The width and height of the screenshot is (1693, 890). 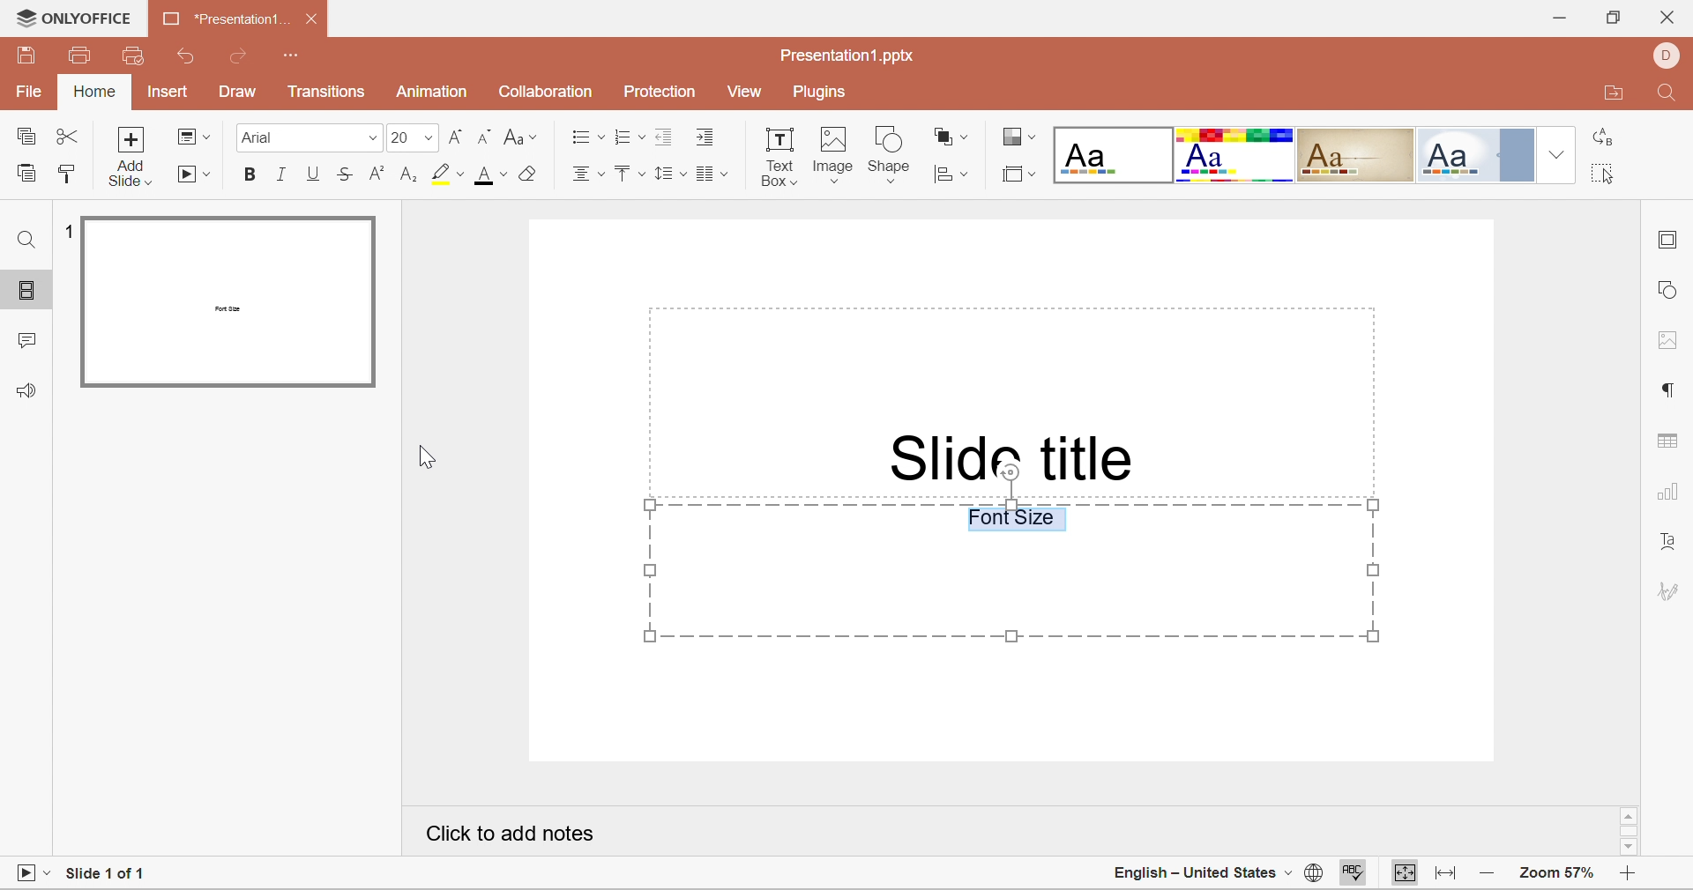 I want to click on Signature settings, so click(x=1667, y=593).